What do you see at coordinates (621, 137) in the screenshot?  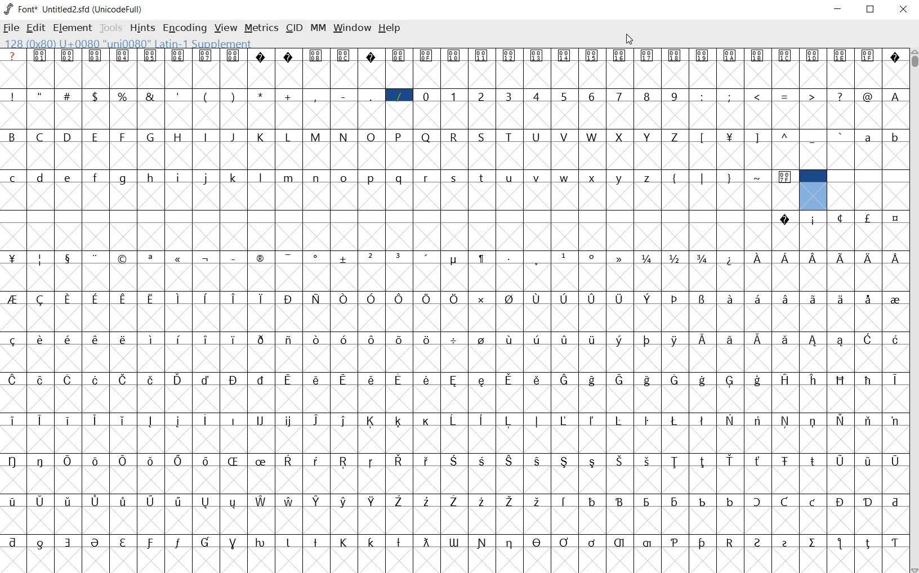 I see `X` at bounding box center [621, 137].